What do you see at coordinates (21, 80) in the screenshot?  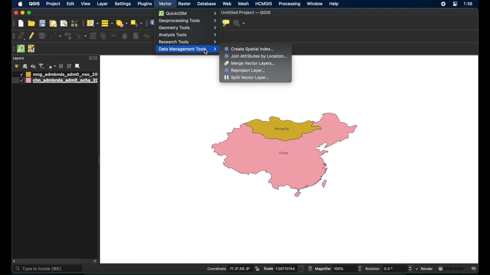 I see `` at bounding box center [21, 80].